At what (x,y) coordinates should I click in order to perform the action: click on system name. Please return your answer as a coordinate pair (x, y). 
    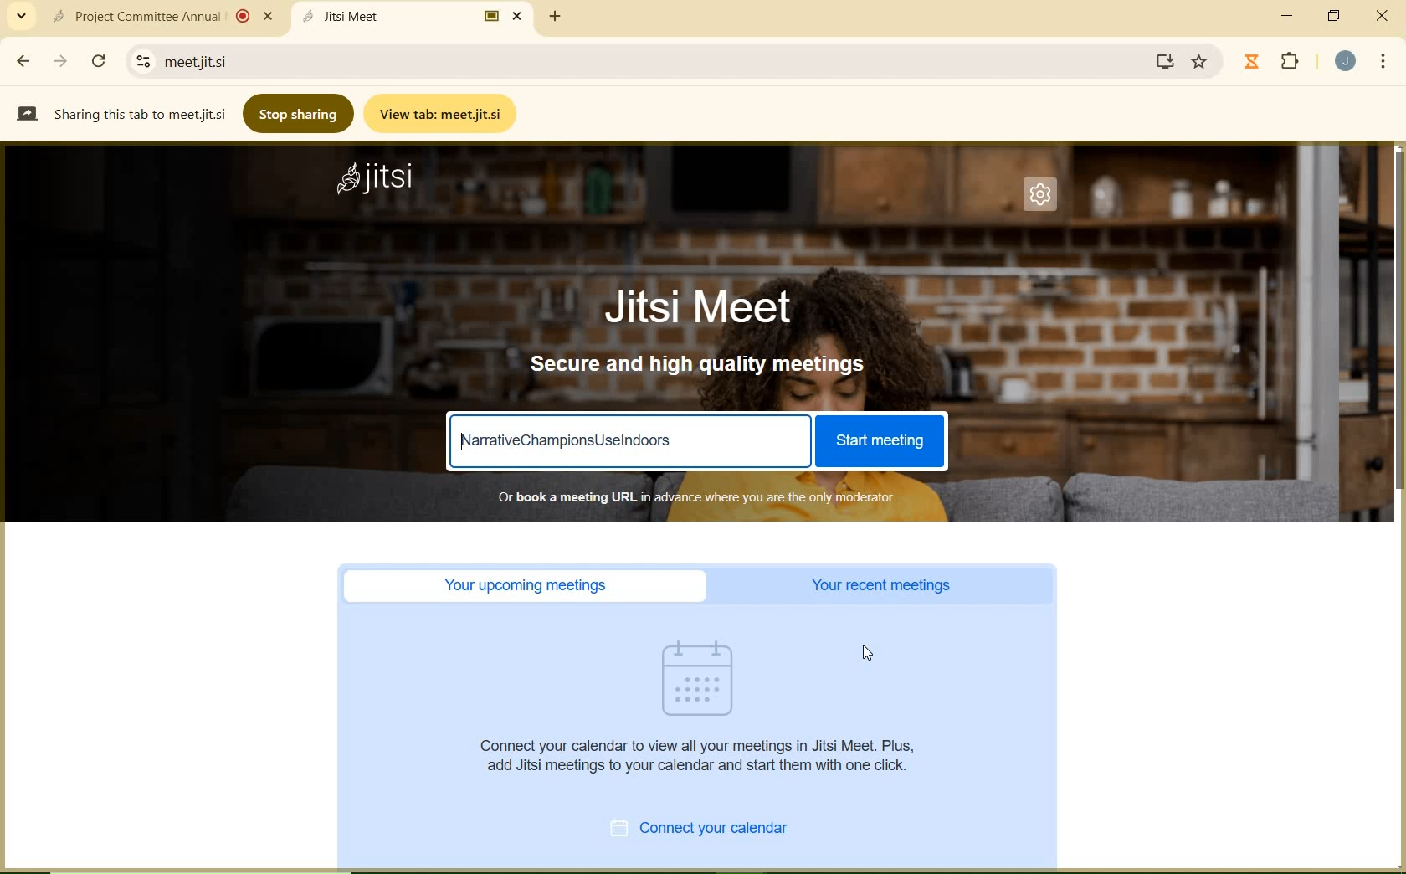
    Looking at the image, I should click on (375, 181).